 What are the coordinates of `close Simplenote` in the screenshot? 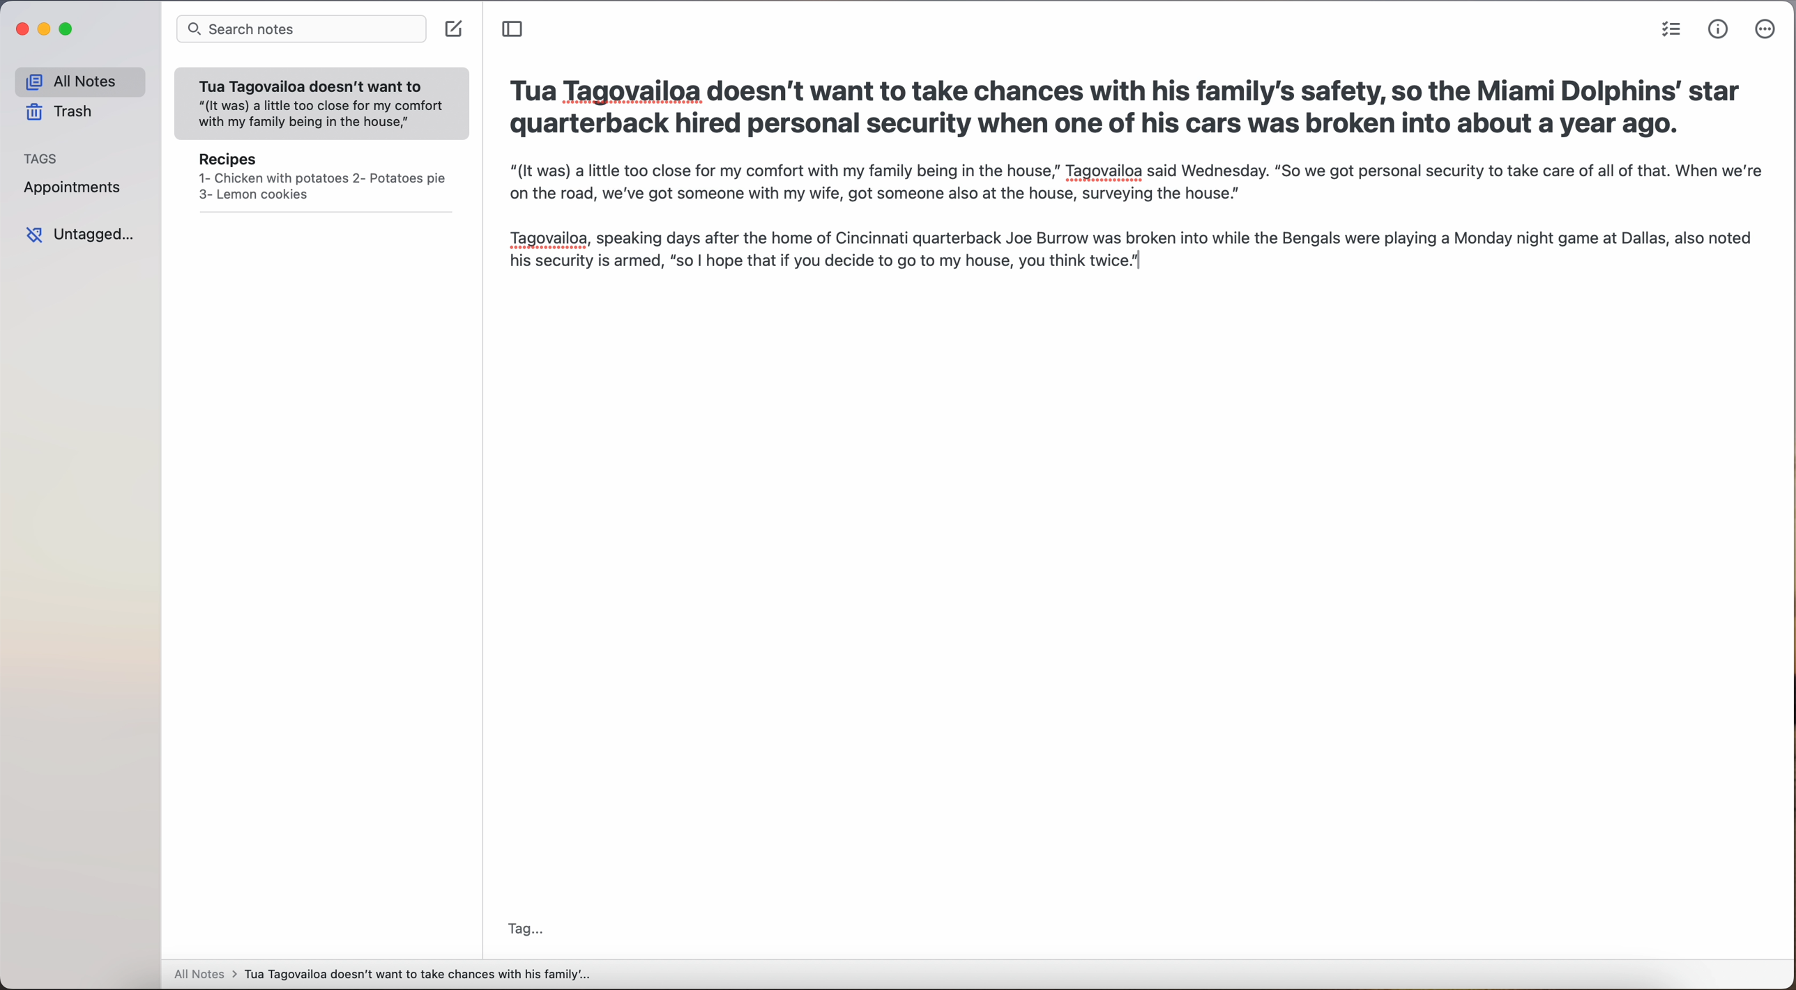 It's located at (20, 29).